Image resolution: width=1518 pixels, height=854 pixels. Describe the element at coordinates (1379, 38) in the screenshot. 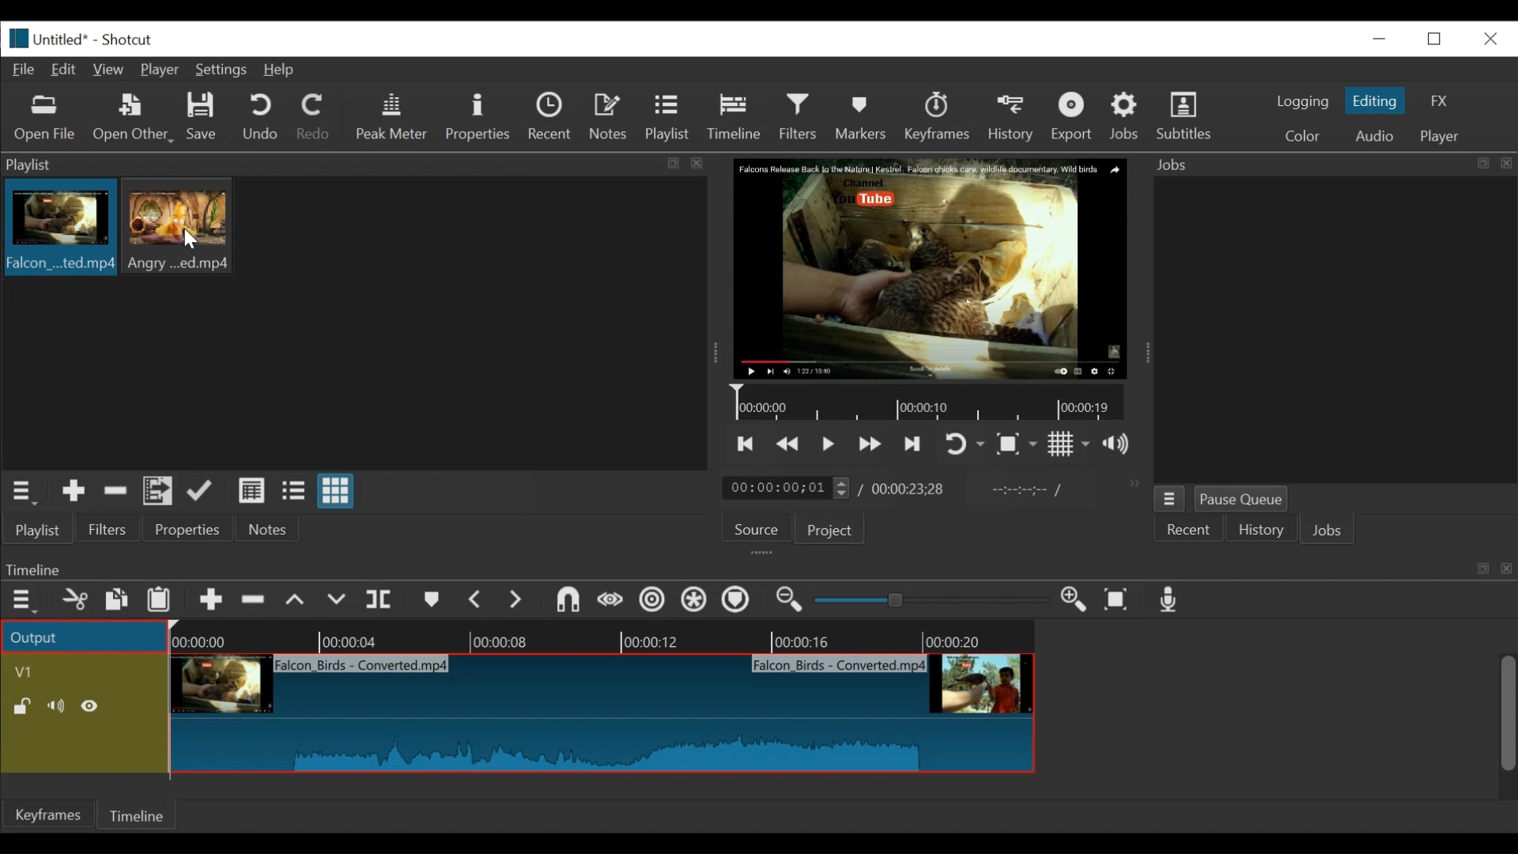

I see `minimize` at that location.